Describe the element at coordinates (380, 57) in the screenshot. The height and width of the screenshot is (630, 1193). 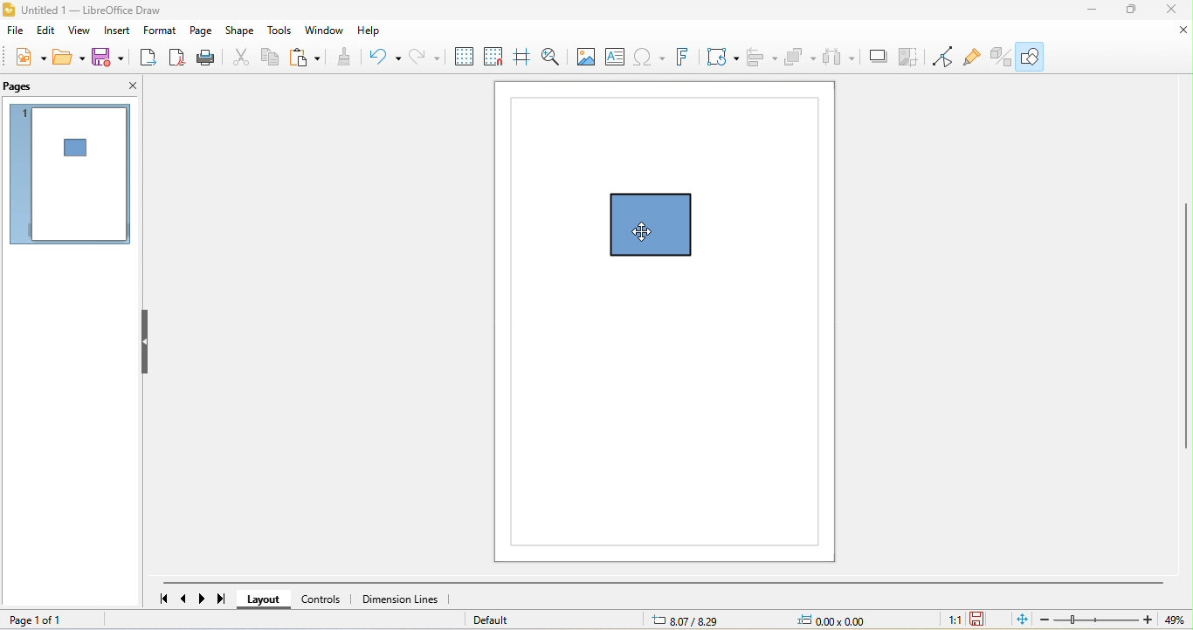
I see `undo` at that location.